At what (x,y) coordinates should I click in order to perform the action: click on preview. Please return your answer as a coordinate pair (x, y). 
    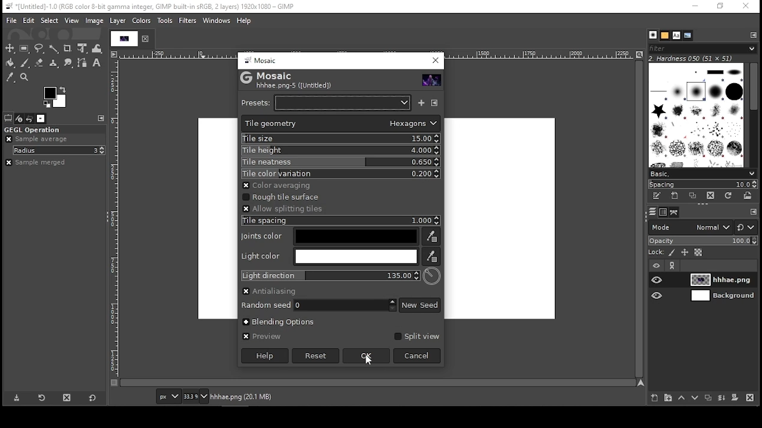
    Looking at the image, I should click on (266, 336).